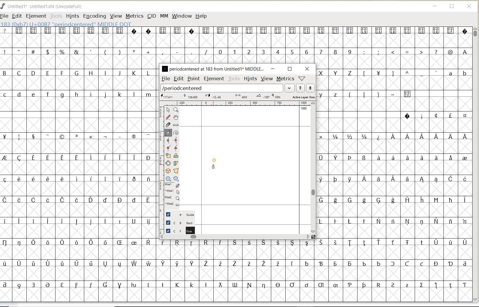  Describe the element at coordinates (36, 16) in the screenshot. I see `ELEMENT` at that location.